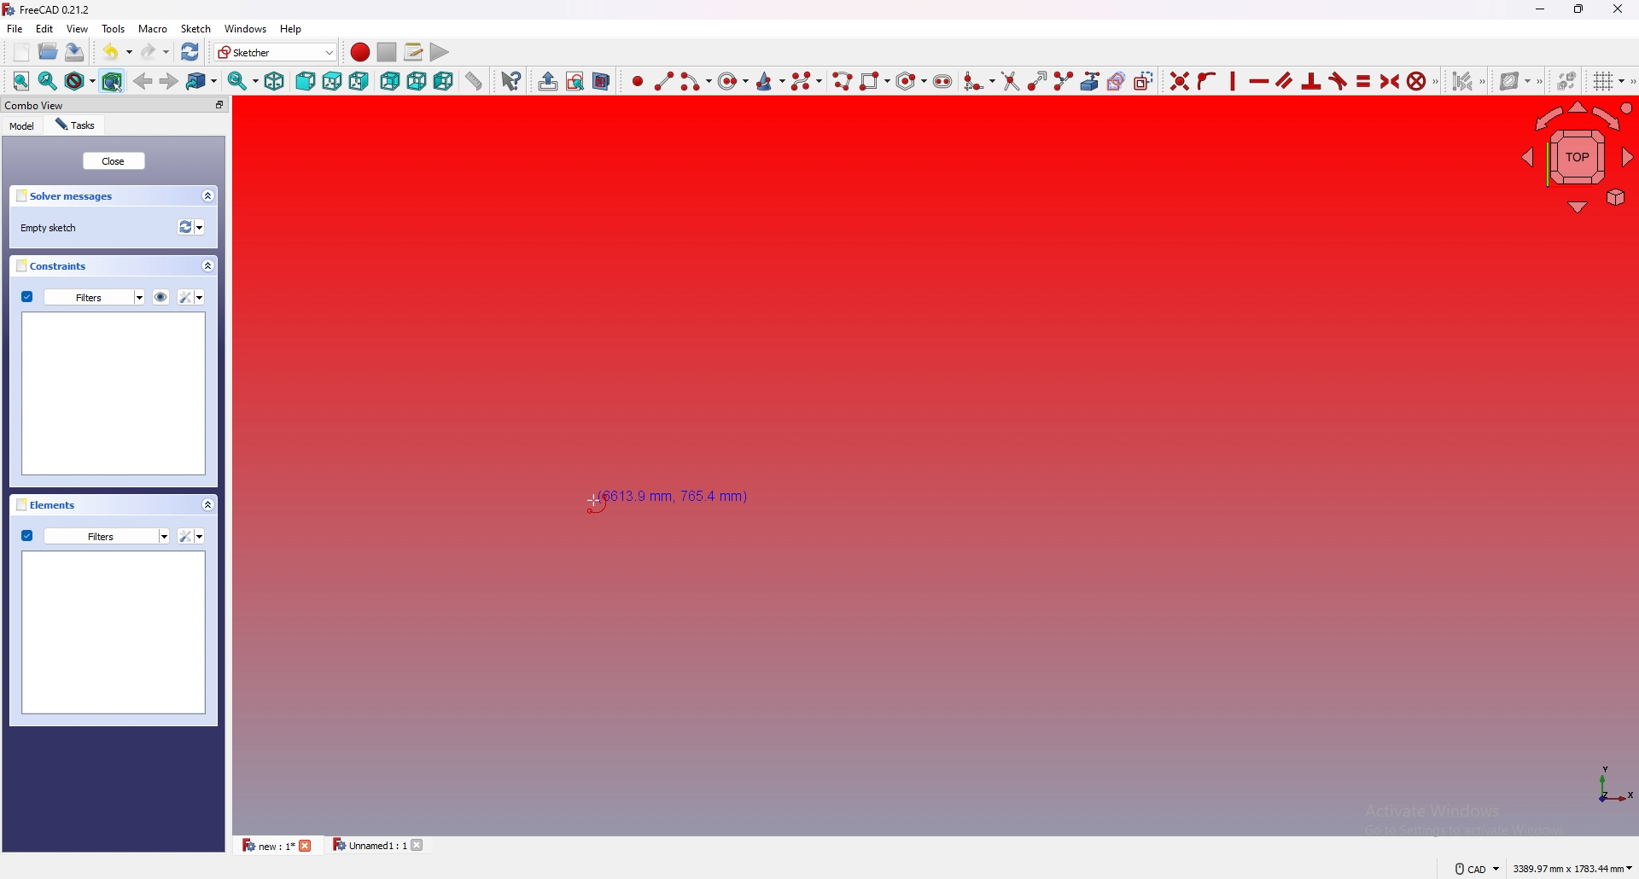  Describe the element at coordinates (49, 9) in the screenshot. I see `FreeCAD 0.21.2` at that location.